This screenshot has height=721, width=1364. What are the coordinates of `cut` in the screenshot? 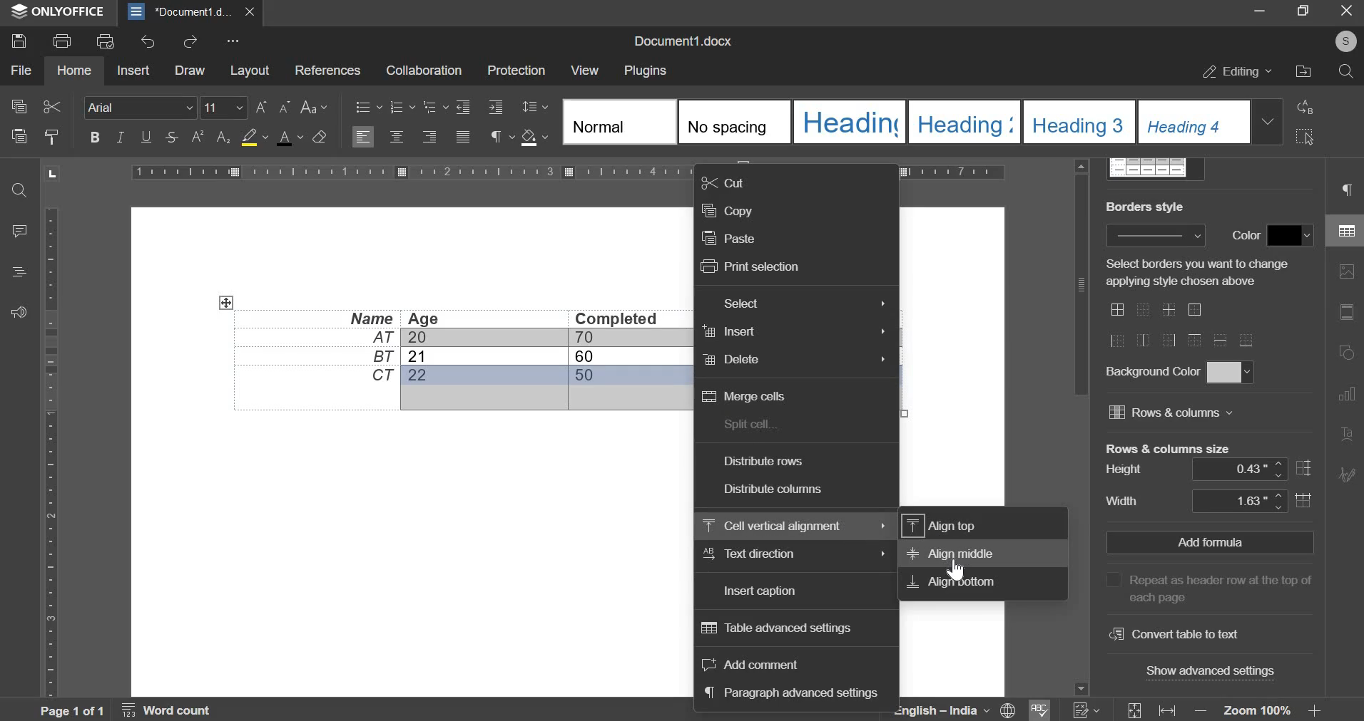 It's located at (51, 105).